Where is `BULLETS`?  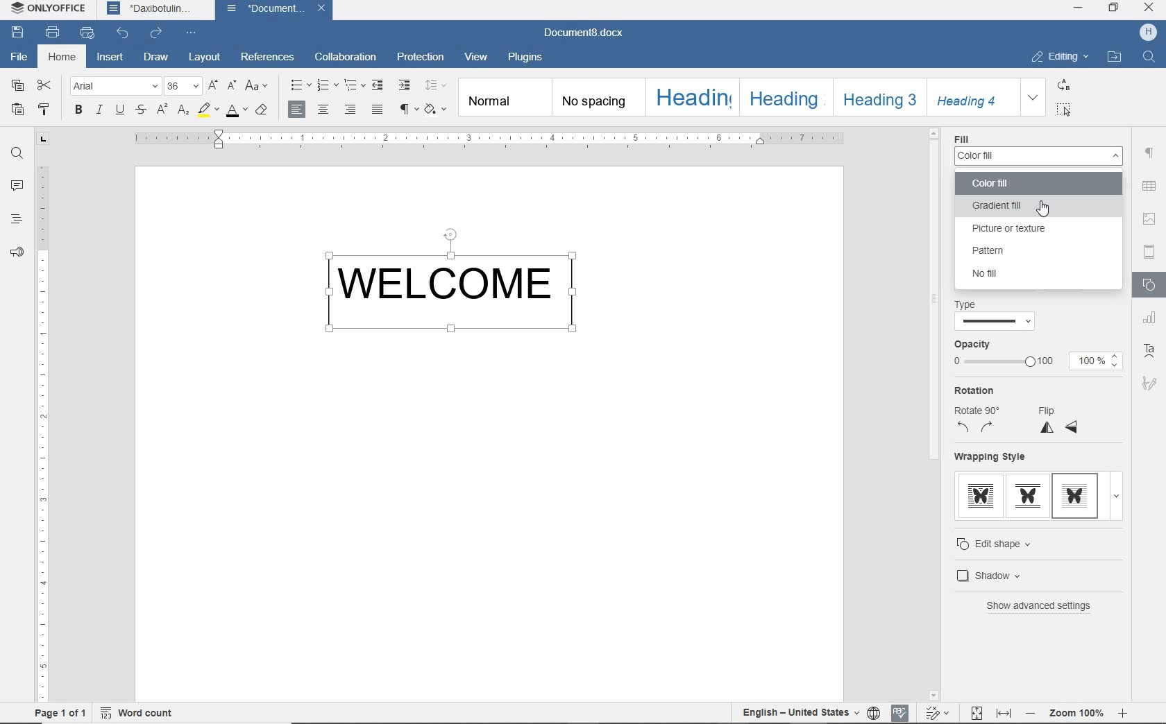
BULLETS is located at coordinates (299, 84).